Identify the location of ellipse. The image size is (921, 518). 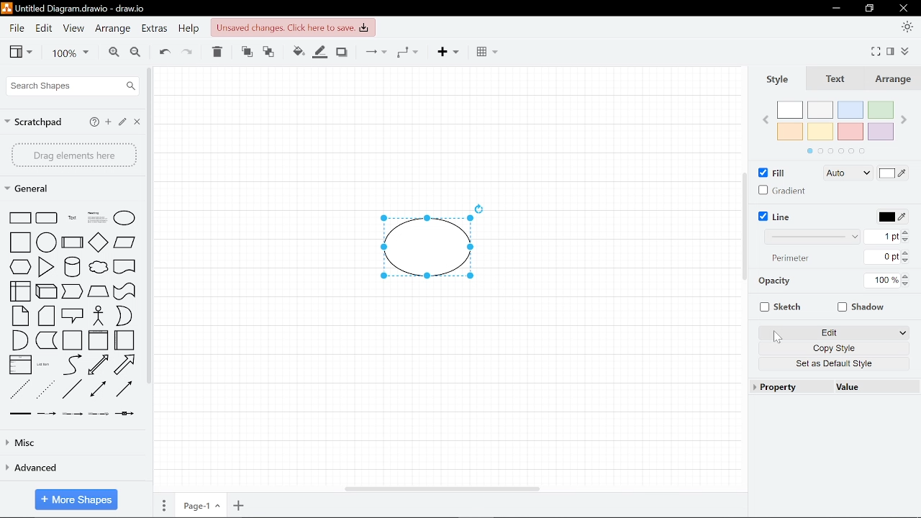
(126, 218).